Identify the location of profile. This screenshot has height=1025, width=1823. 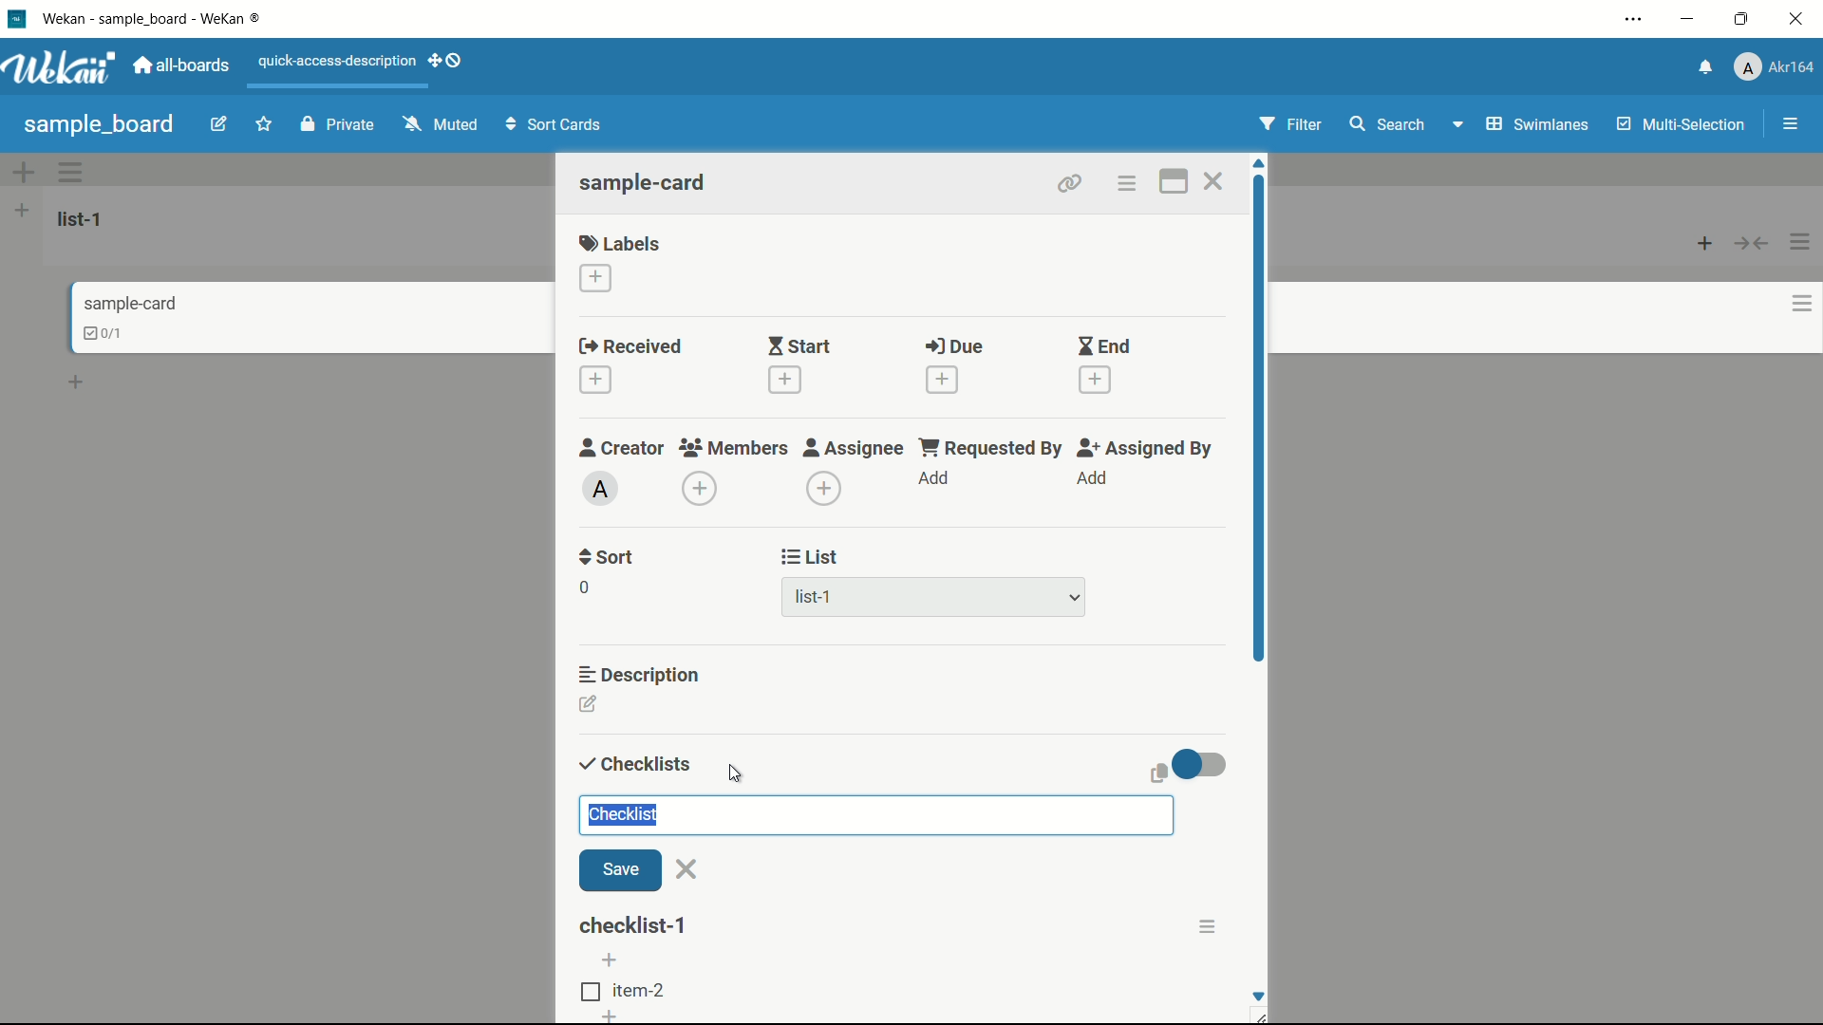
(1774, 69).